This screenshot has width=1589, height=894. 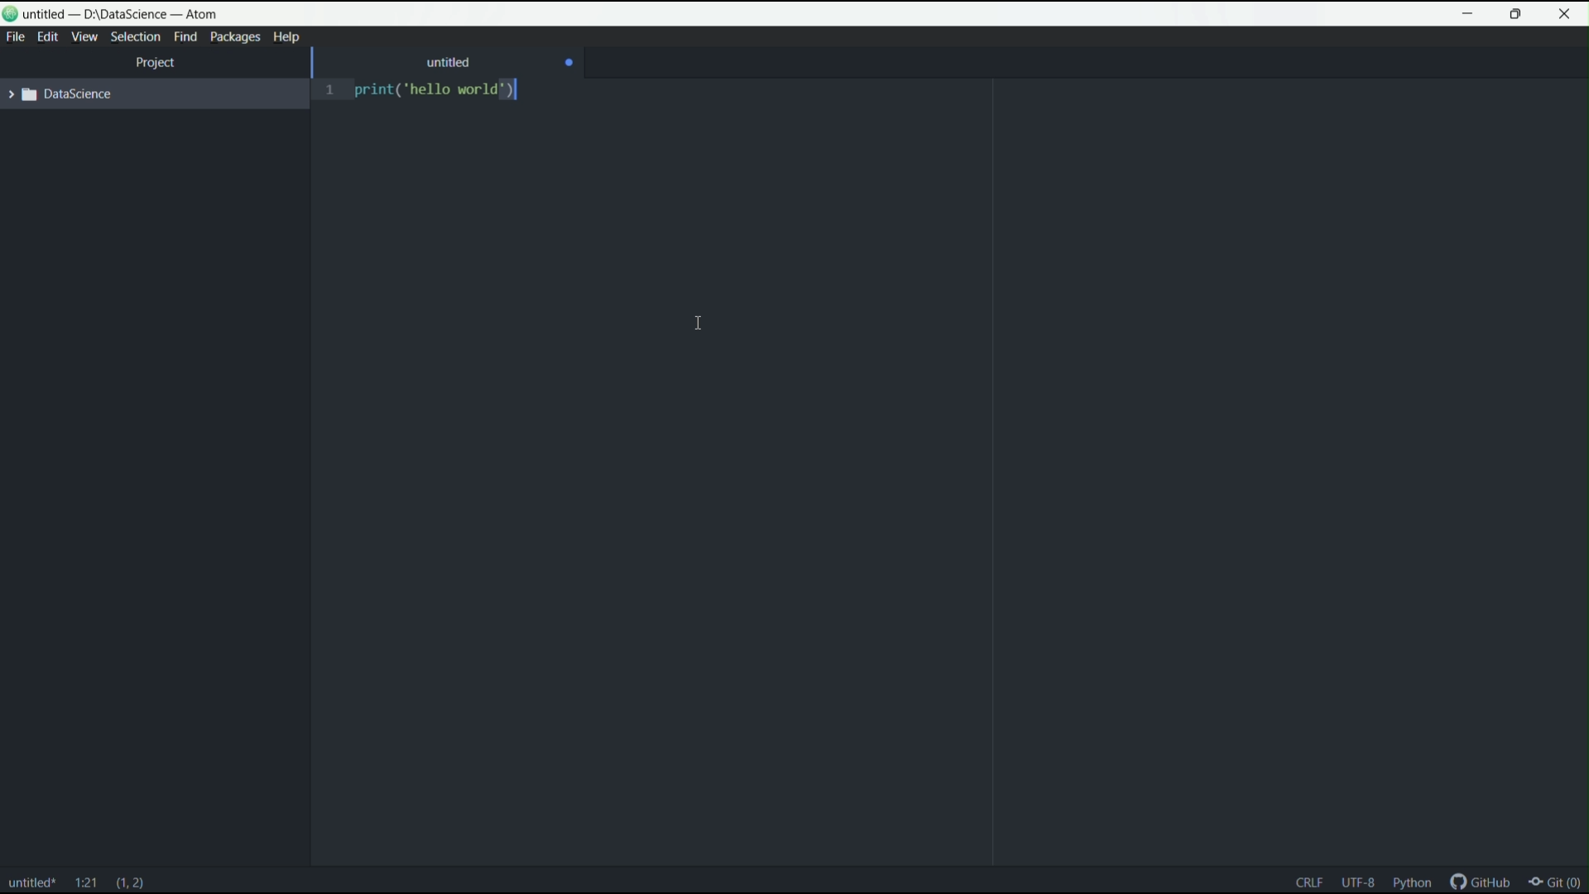 I want to click on close app, so click(x=1566, y=14).